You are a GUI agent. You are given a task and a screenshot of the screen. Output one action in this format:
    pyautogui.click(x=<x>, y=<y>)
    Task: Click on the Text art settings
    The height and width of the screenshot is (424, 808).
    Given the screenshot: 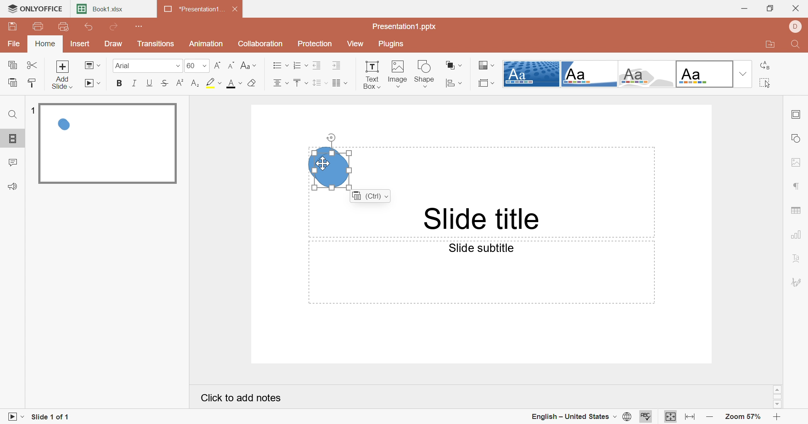 What is the action you would take?
    pyautogui.click(x=800, y=260)
    